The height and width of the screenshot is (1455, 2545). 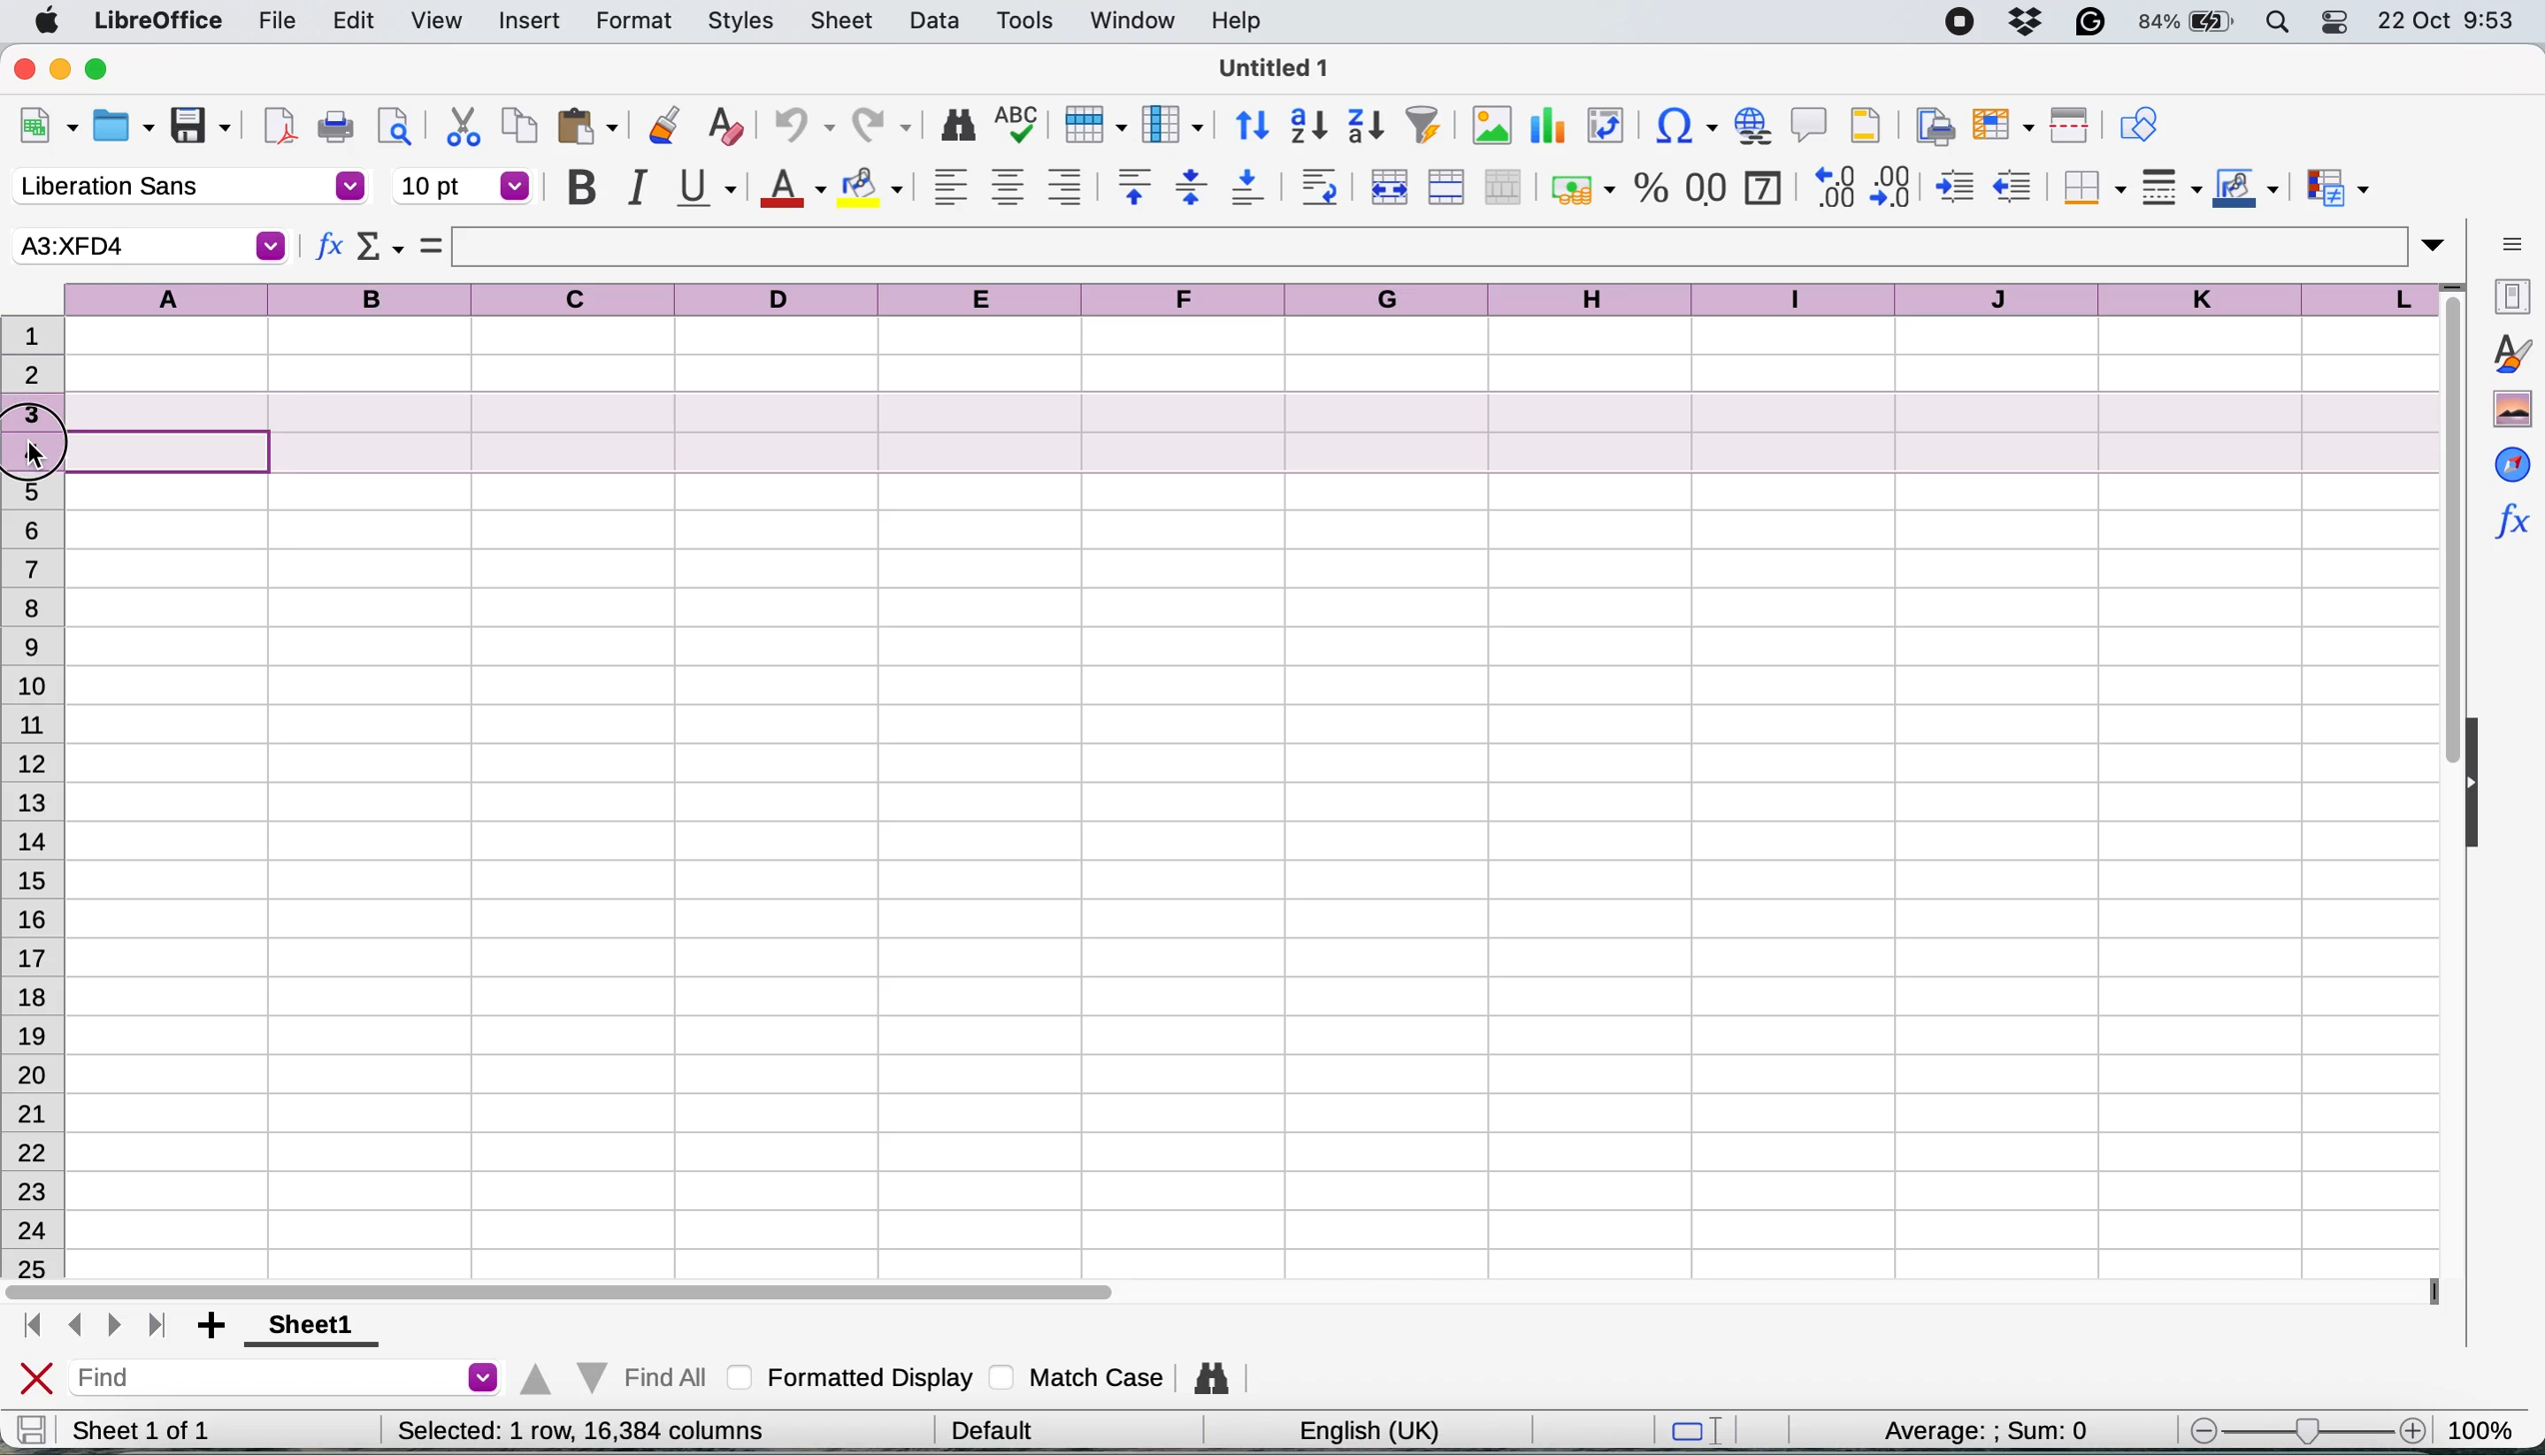 What do you see at coordinates (92, 1327) in the screenshot?
I see `navigate between sheets` at bounding box center [92, 1327].